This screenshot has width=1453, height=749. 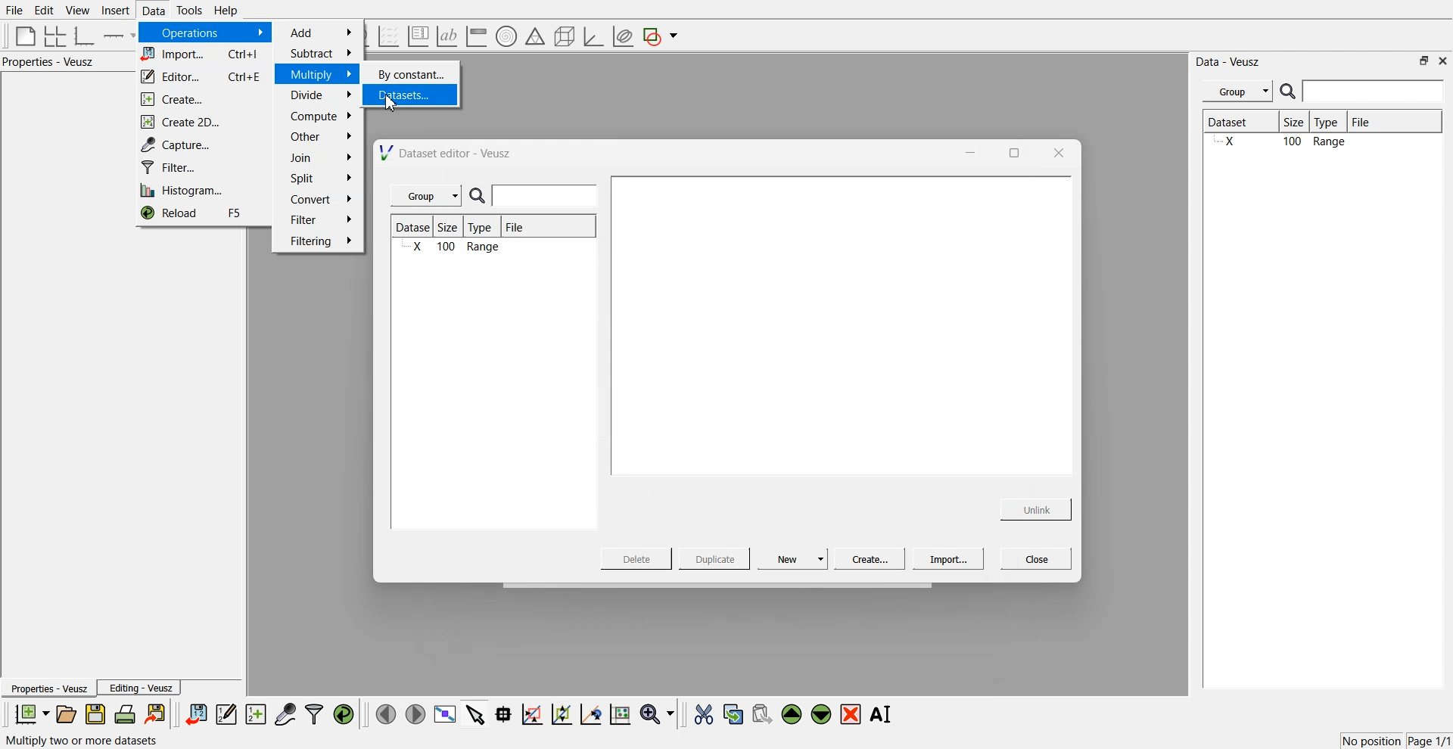 I want to click on print, so click(x=129, y=713).